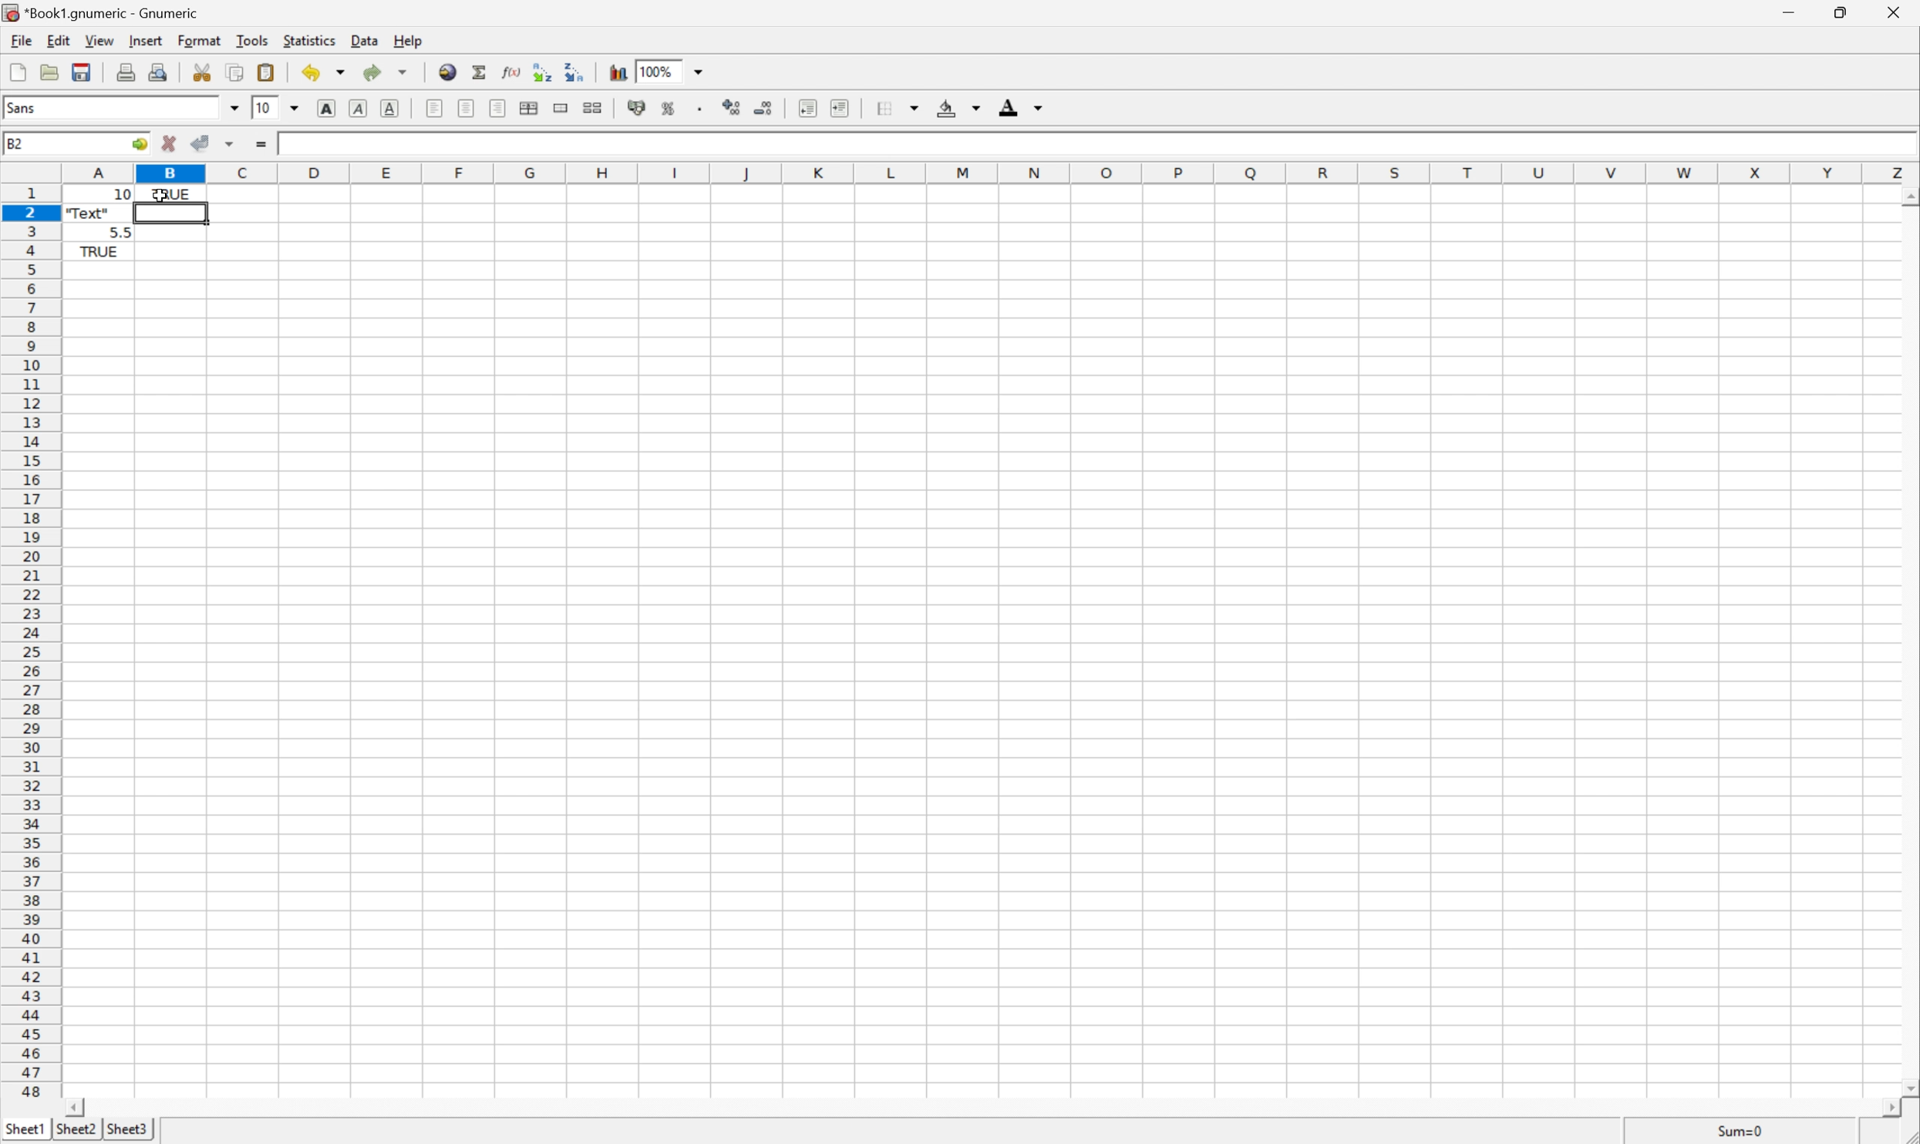  I want to click on File, so click(19, 39).